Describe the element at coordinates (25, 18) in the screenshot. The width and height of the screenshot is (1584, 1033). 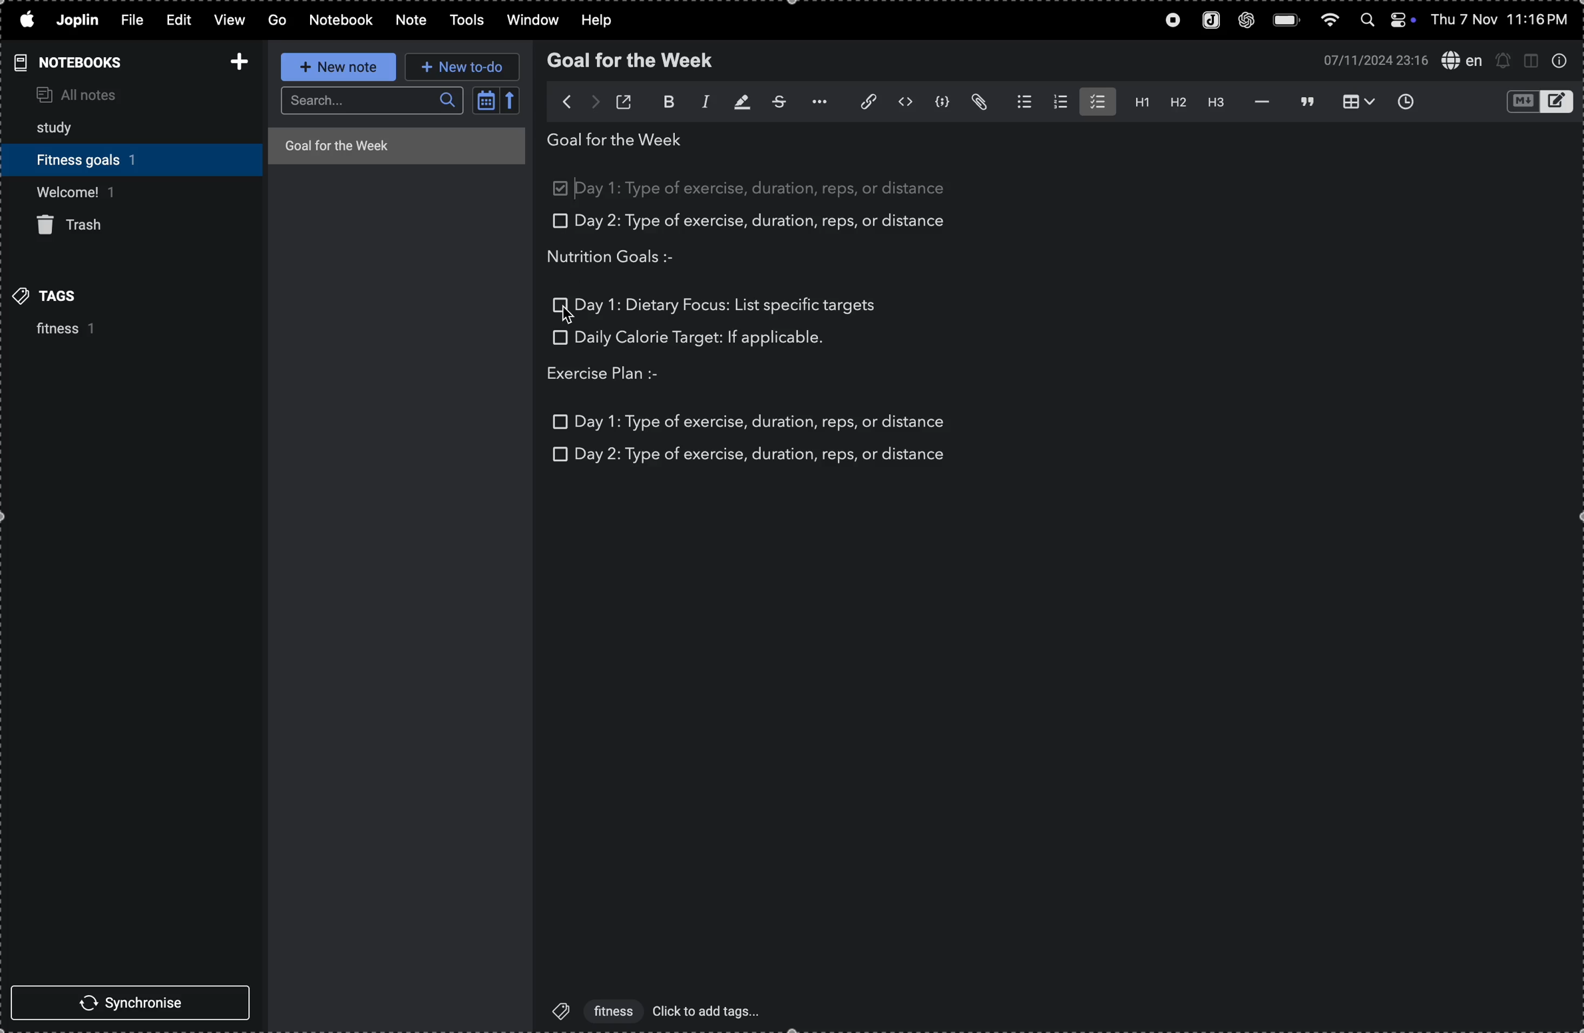
I see `apple logo` at that location.